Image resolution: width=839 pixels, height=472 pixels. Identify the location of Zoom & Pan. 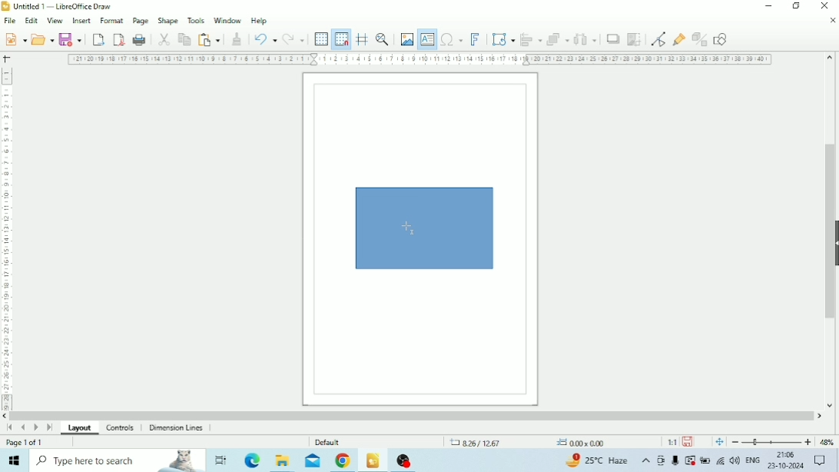
(383, 40).